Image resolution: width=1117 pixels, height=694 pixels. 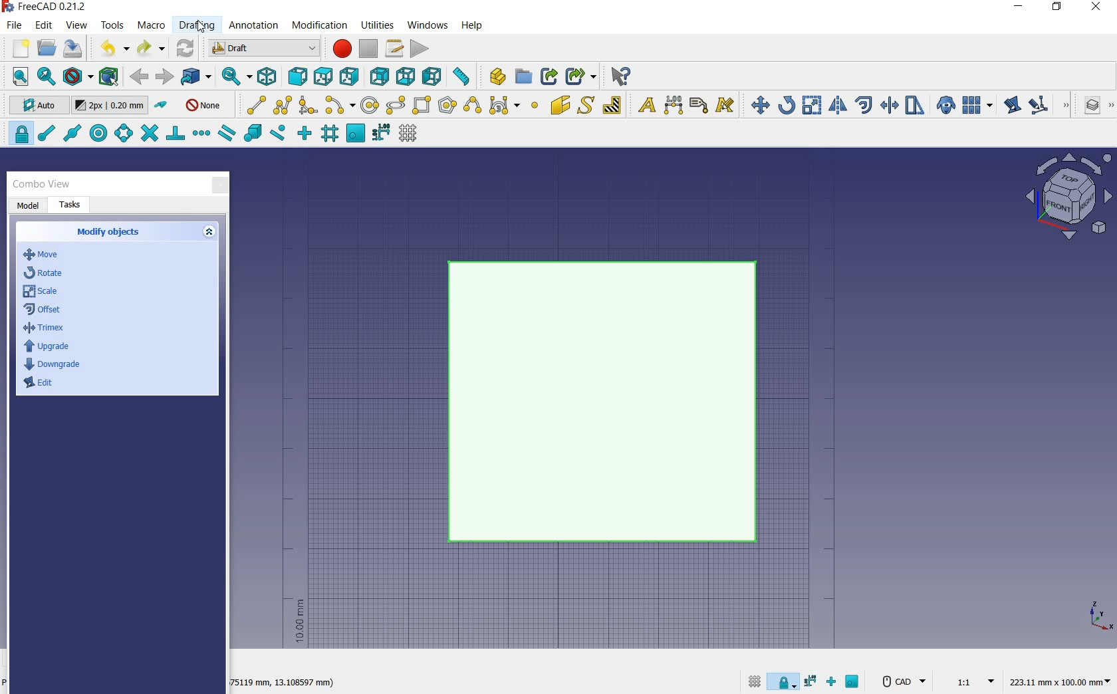 What do you see at coordinates (352, 76) in the screenshot?
I see `right` at bounding box center [352, 76].